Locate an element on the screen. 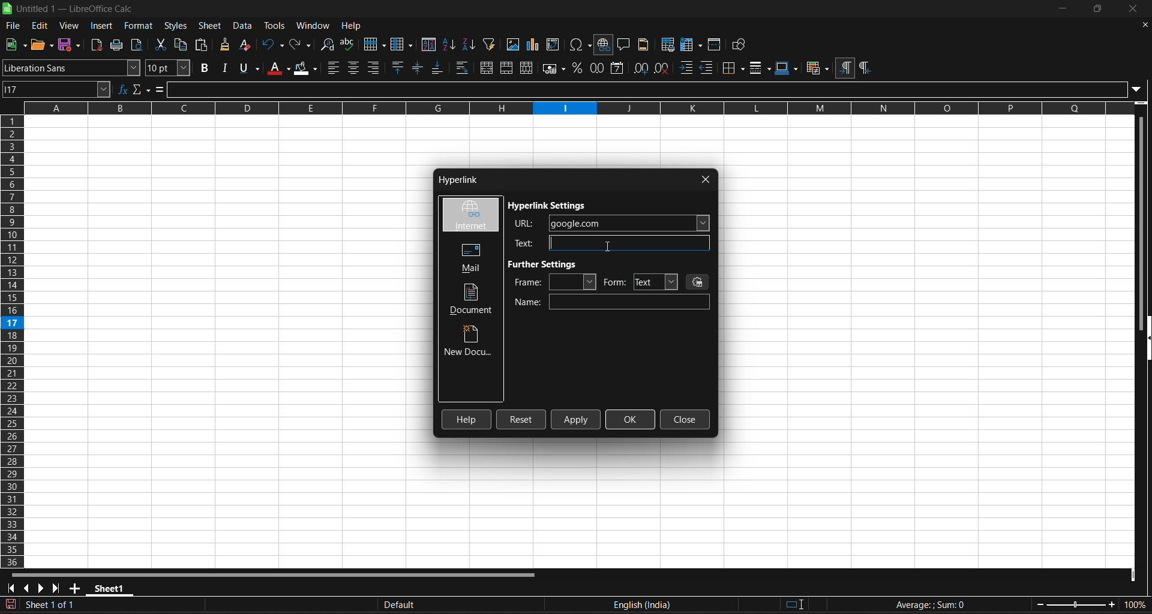 Image resolution: width=1152 pixels, height=614 pixels. format as percent is located at coordinates (577, 68).